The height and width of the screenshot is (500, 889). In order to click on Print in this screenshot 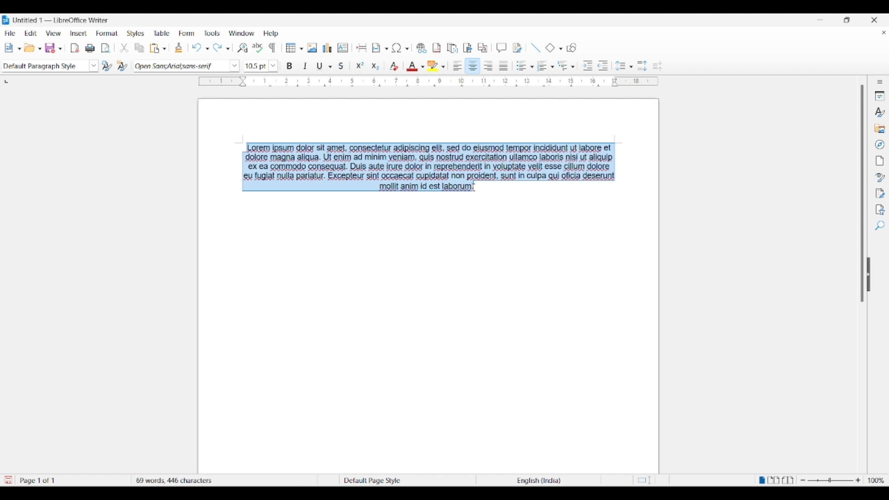, I will do `click(90, 48)`.